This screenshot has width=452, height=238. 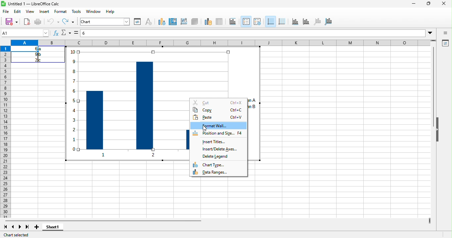 I want to click on maximize, so click(x=428, y=4).